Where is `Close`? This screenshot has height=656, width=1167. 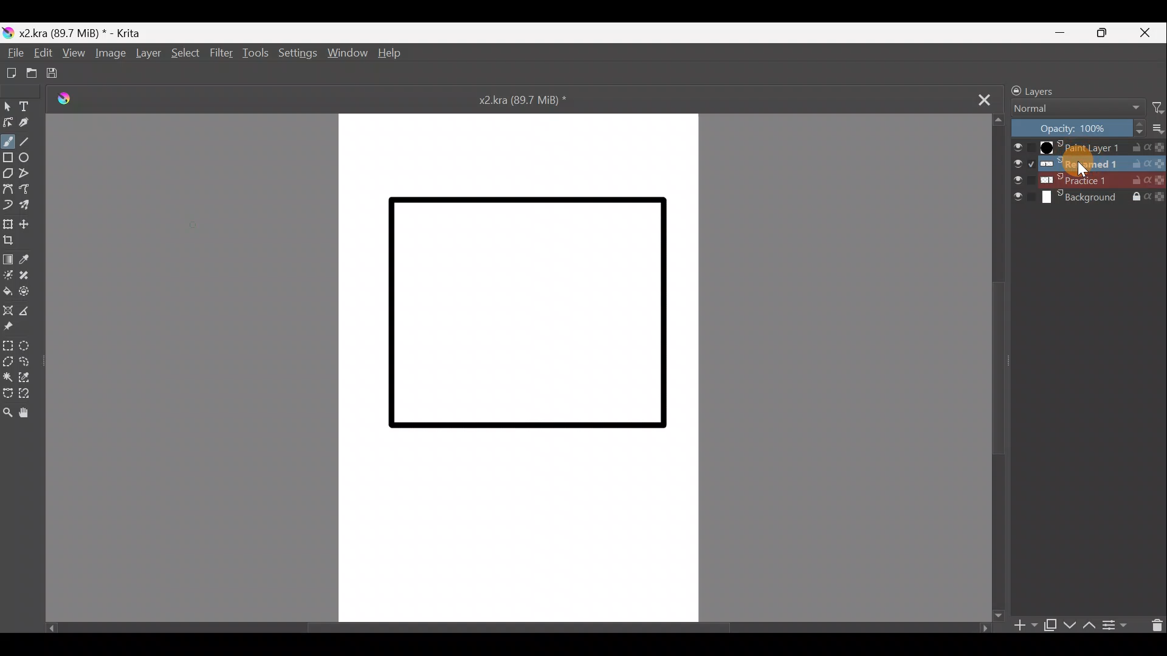 Close is located at coordinates (1144, 35).